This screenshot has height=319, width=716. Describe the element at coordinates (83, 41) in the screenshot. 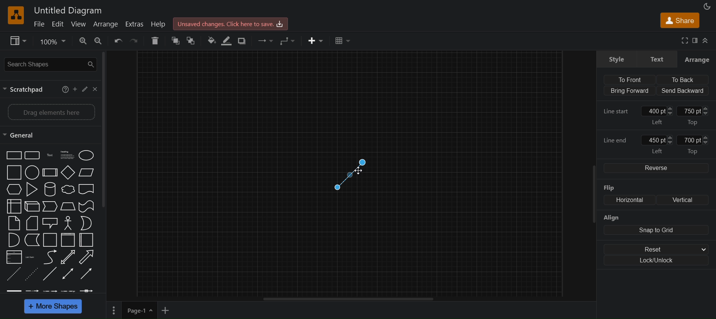

I see `zoom in` at that location.